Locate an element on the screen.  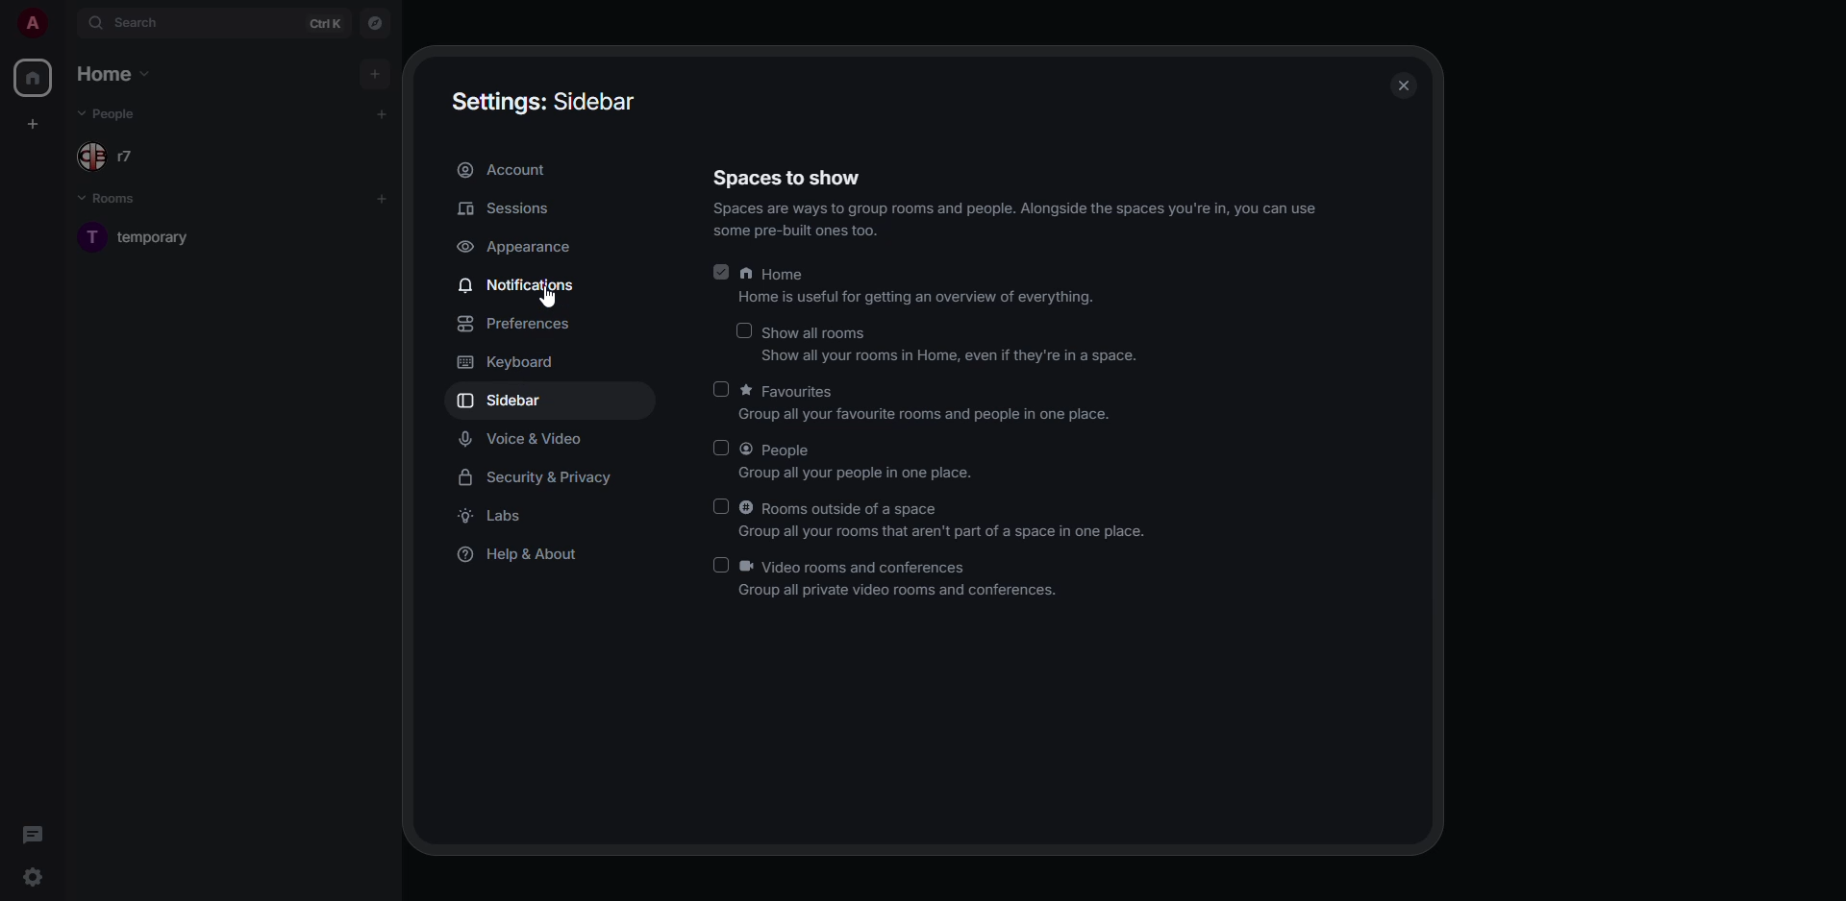
create space is located at coordinates (32, 126).